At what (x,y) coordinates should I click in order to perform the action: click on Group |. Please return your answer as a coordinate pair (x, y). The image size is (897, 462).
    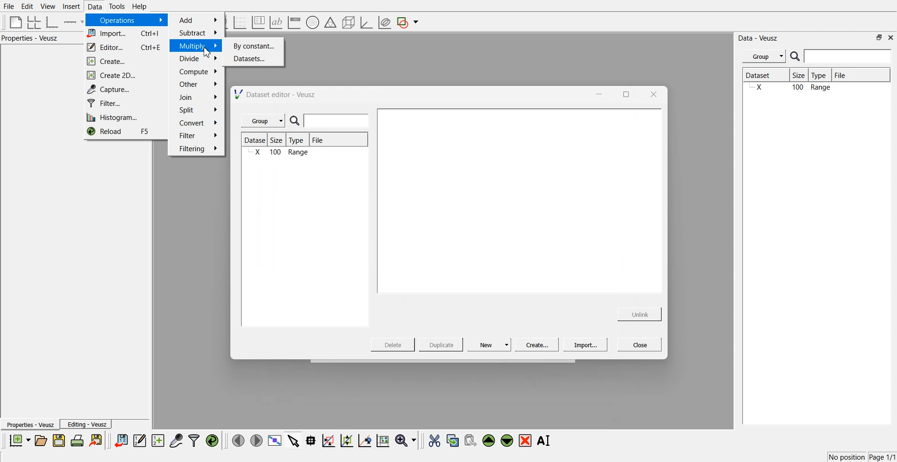
    Looking at the image, I should click on (264, 121).